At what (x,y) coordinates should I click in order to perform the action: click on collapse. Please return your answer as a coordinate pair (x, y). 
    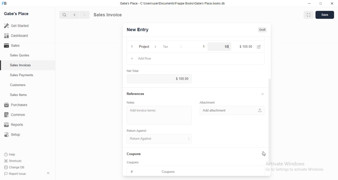
    Looking at the image, I should click on (49, 173).